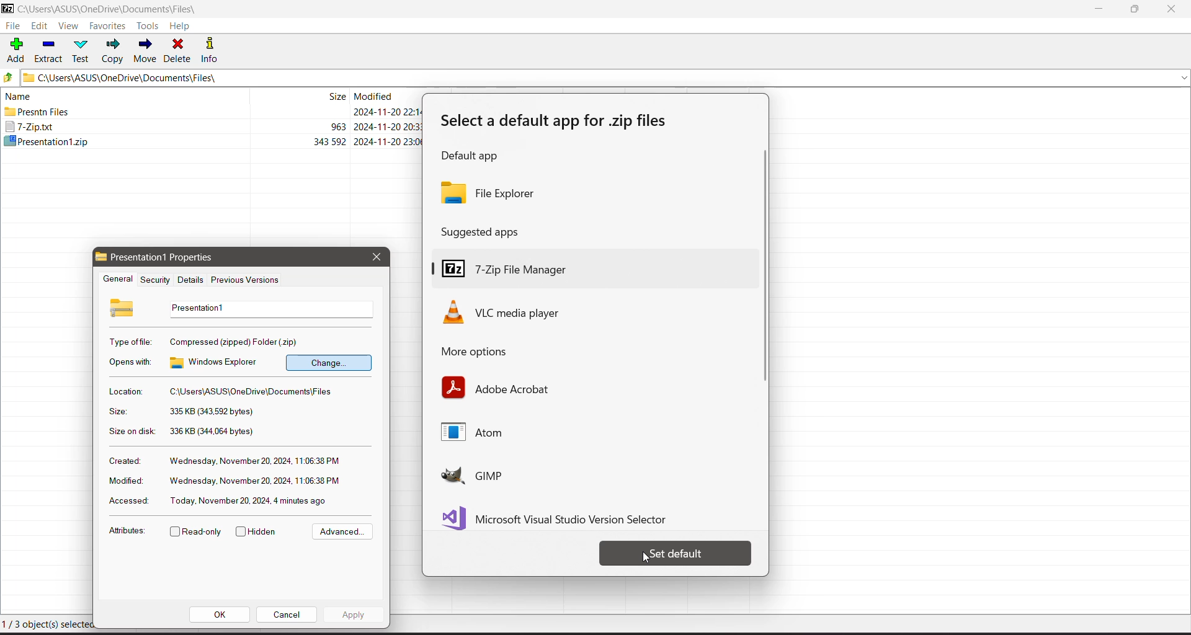 The width and height of the screenshot is (1191, 635). What do you see at coordinates (213, 432) in the screenshot?
I see `Total size of the selected file` at bounding box center [213, 432].